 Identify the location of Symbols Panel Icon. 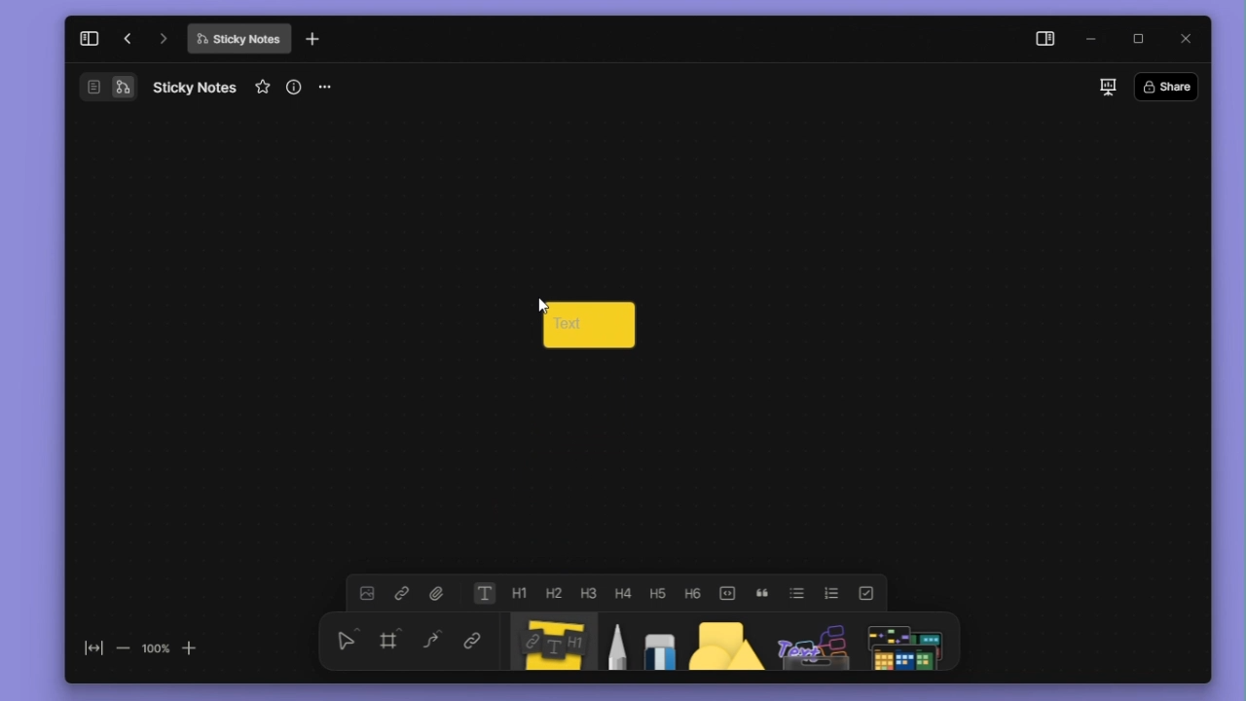
(906, 646).